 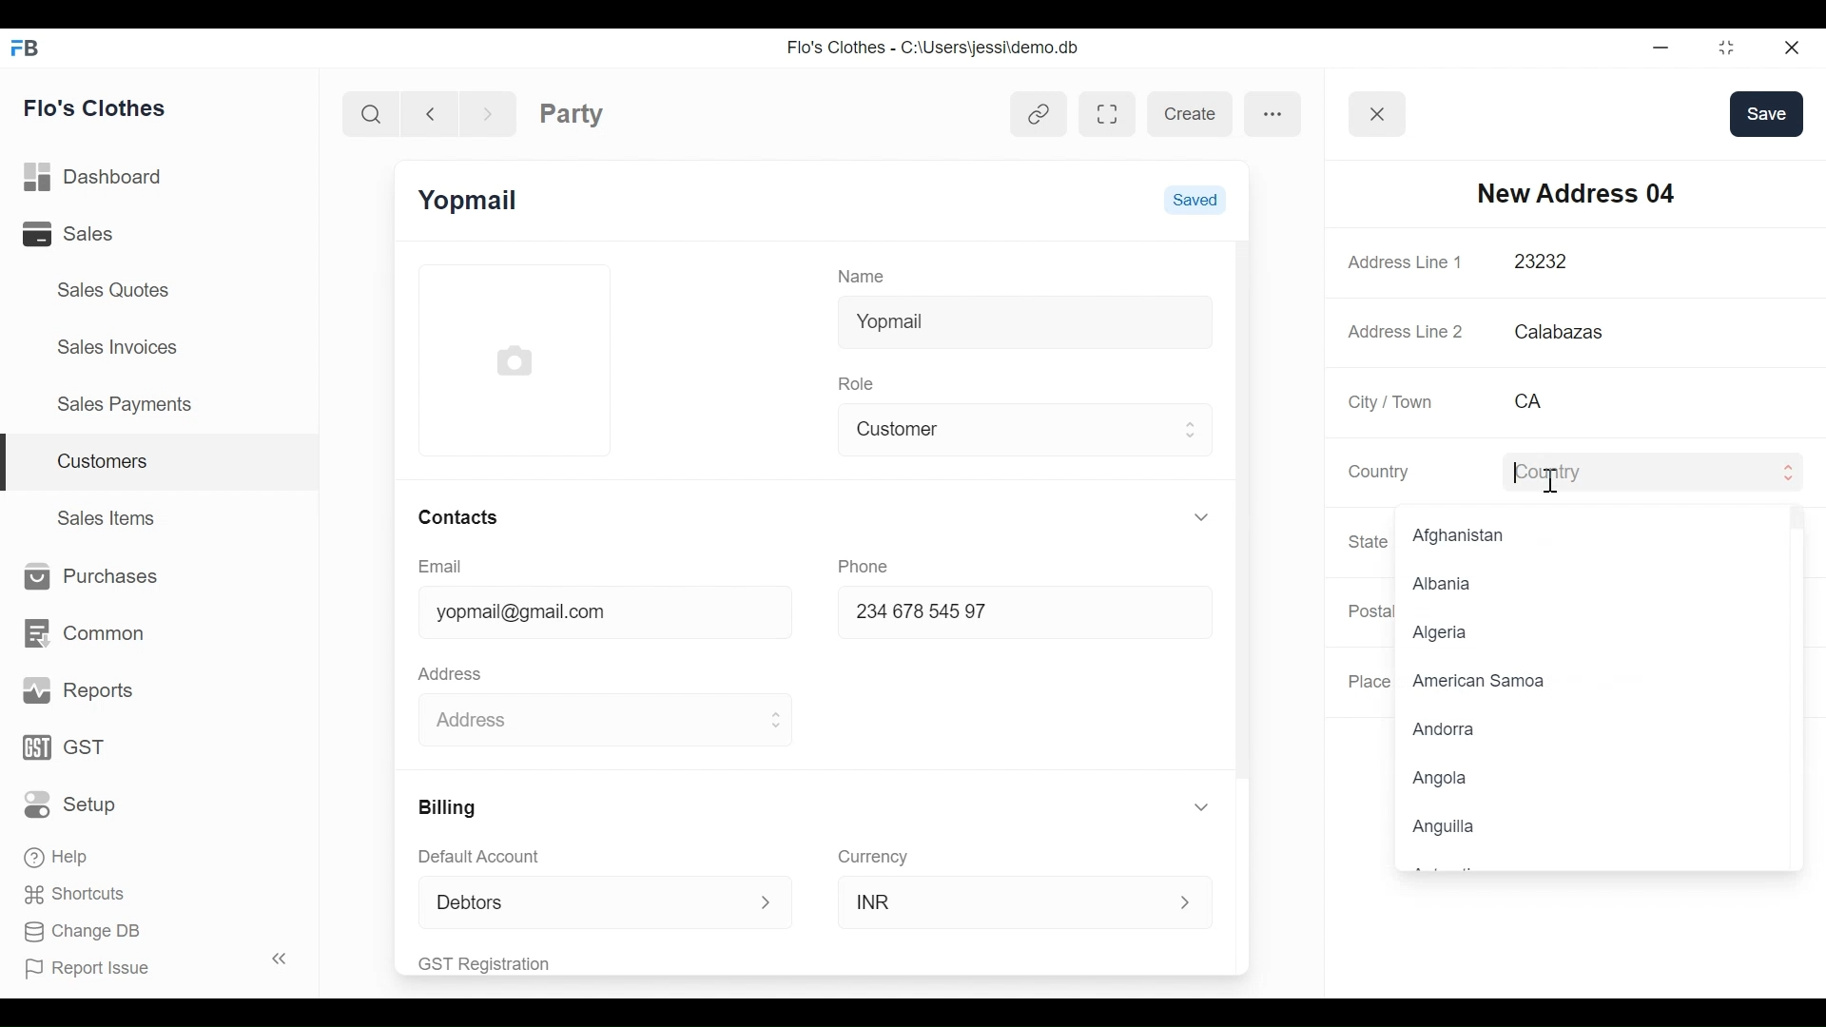 What do you see at coordinates (456, 516) in the screenshot?
I see `Contacts` at bounding box center [456, 516].